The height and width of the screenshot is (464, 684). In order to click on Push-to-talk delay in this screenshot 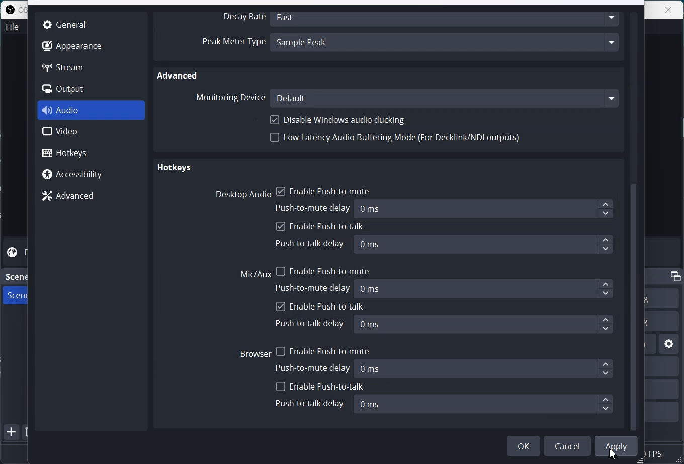, I will do `click(311, 323)`.